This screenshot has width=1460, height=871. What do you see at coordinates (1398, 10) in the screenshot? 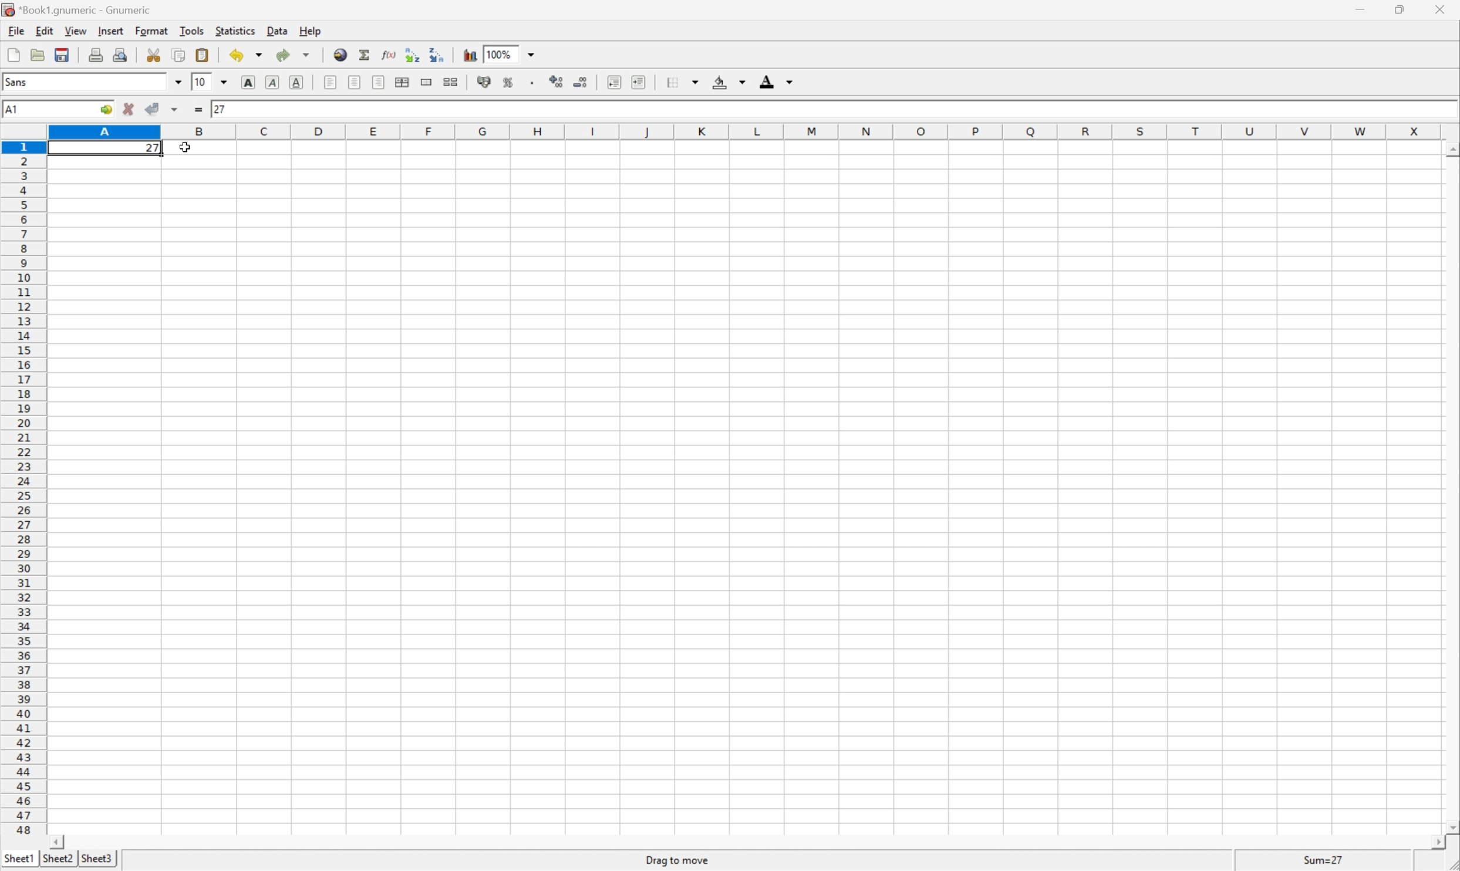
I see `Restore Down` at bounding box center [1398, 10].